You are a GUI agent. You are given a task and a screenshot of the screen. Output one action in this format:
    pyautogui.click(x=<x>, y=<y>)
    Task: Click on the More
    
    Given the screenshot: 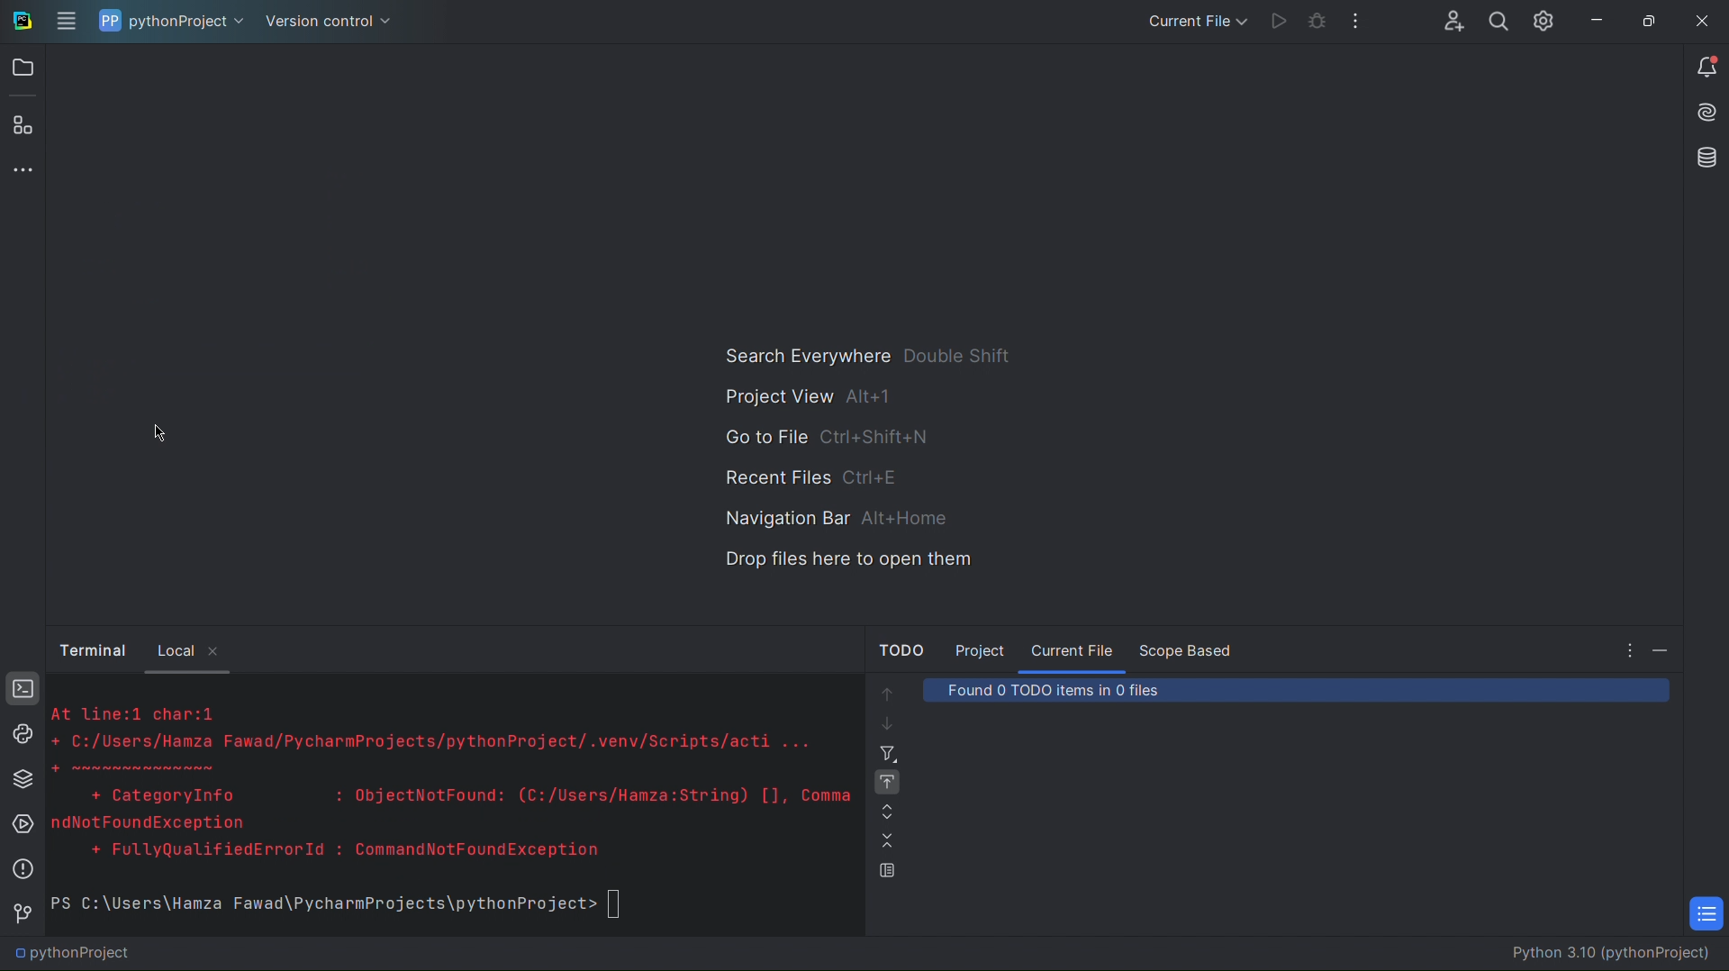 What is the action you would take?
    pyautogui.click(x=1357, y=23)
    